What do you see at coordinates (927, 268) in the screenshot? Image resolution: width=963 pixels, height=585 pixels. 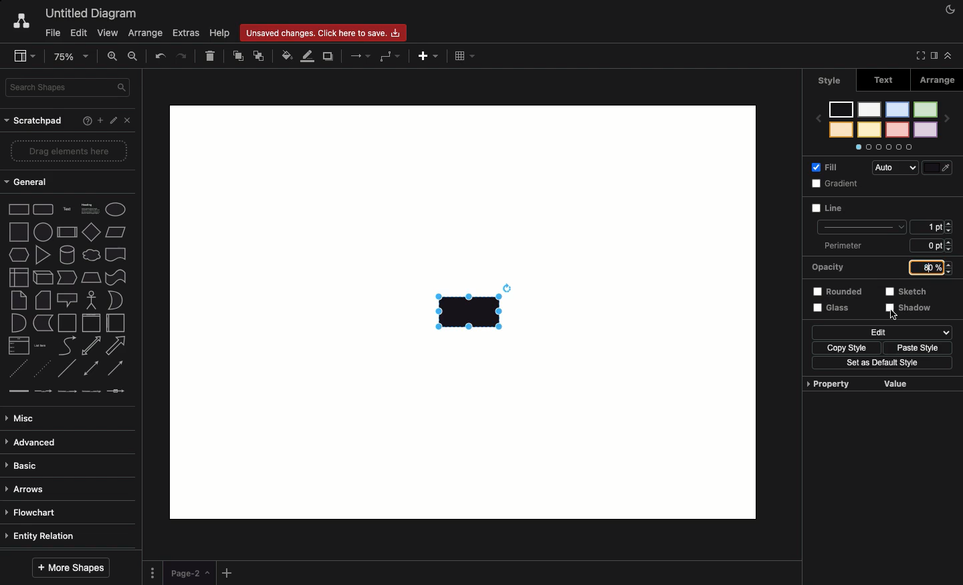 I see `80%` at bounding box center [927, 268].